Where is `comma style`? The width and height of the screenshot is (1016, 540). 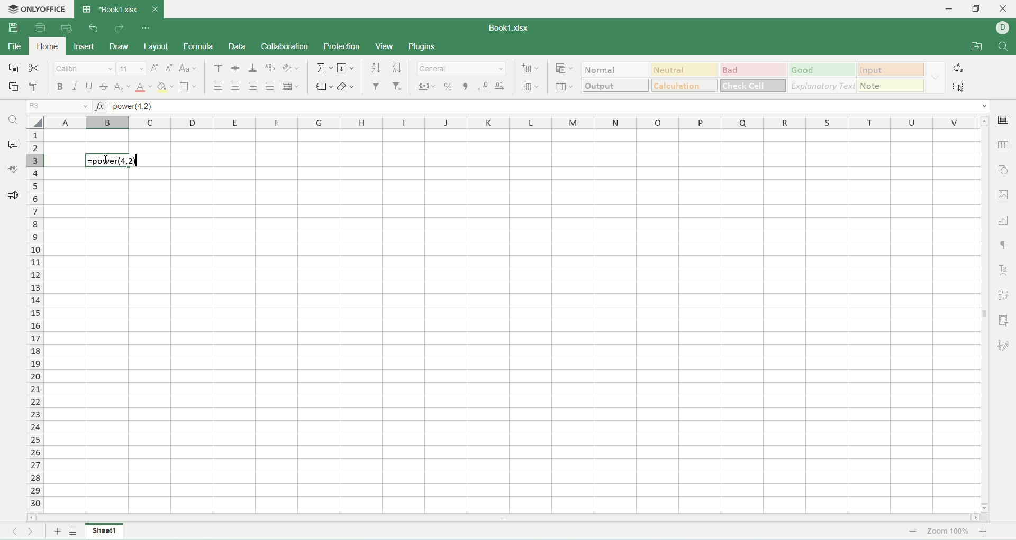
comma style is located at coordinates (467, 87).